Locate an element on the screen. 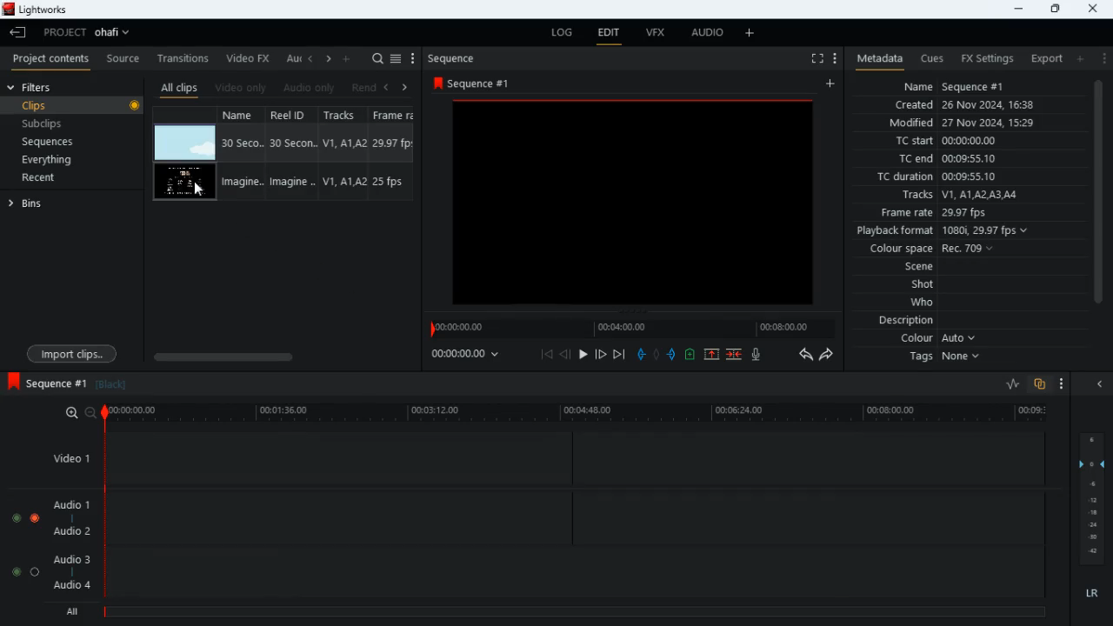 Image resolution: width=1113 pixels, height=626 pixels. 29.97 fps is located at coordinates (397, 143).